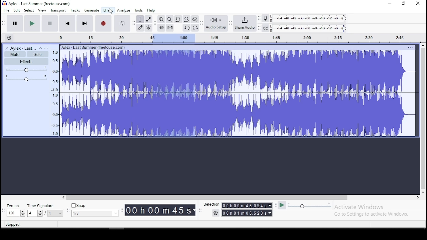 The height and width of the screenshot is (240, 427). Describe the element at coordinates (423, 118) in the screenshot. I see `scroll bar` at that location.